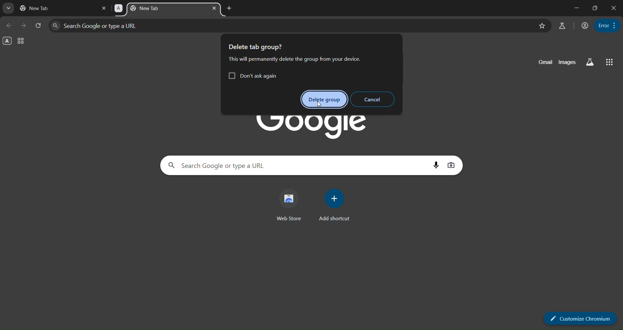  Describe the element at coordinates (372, 100) in the screenshot. I see `cancel` at that location.